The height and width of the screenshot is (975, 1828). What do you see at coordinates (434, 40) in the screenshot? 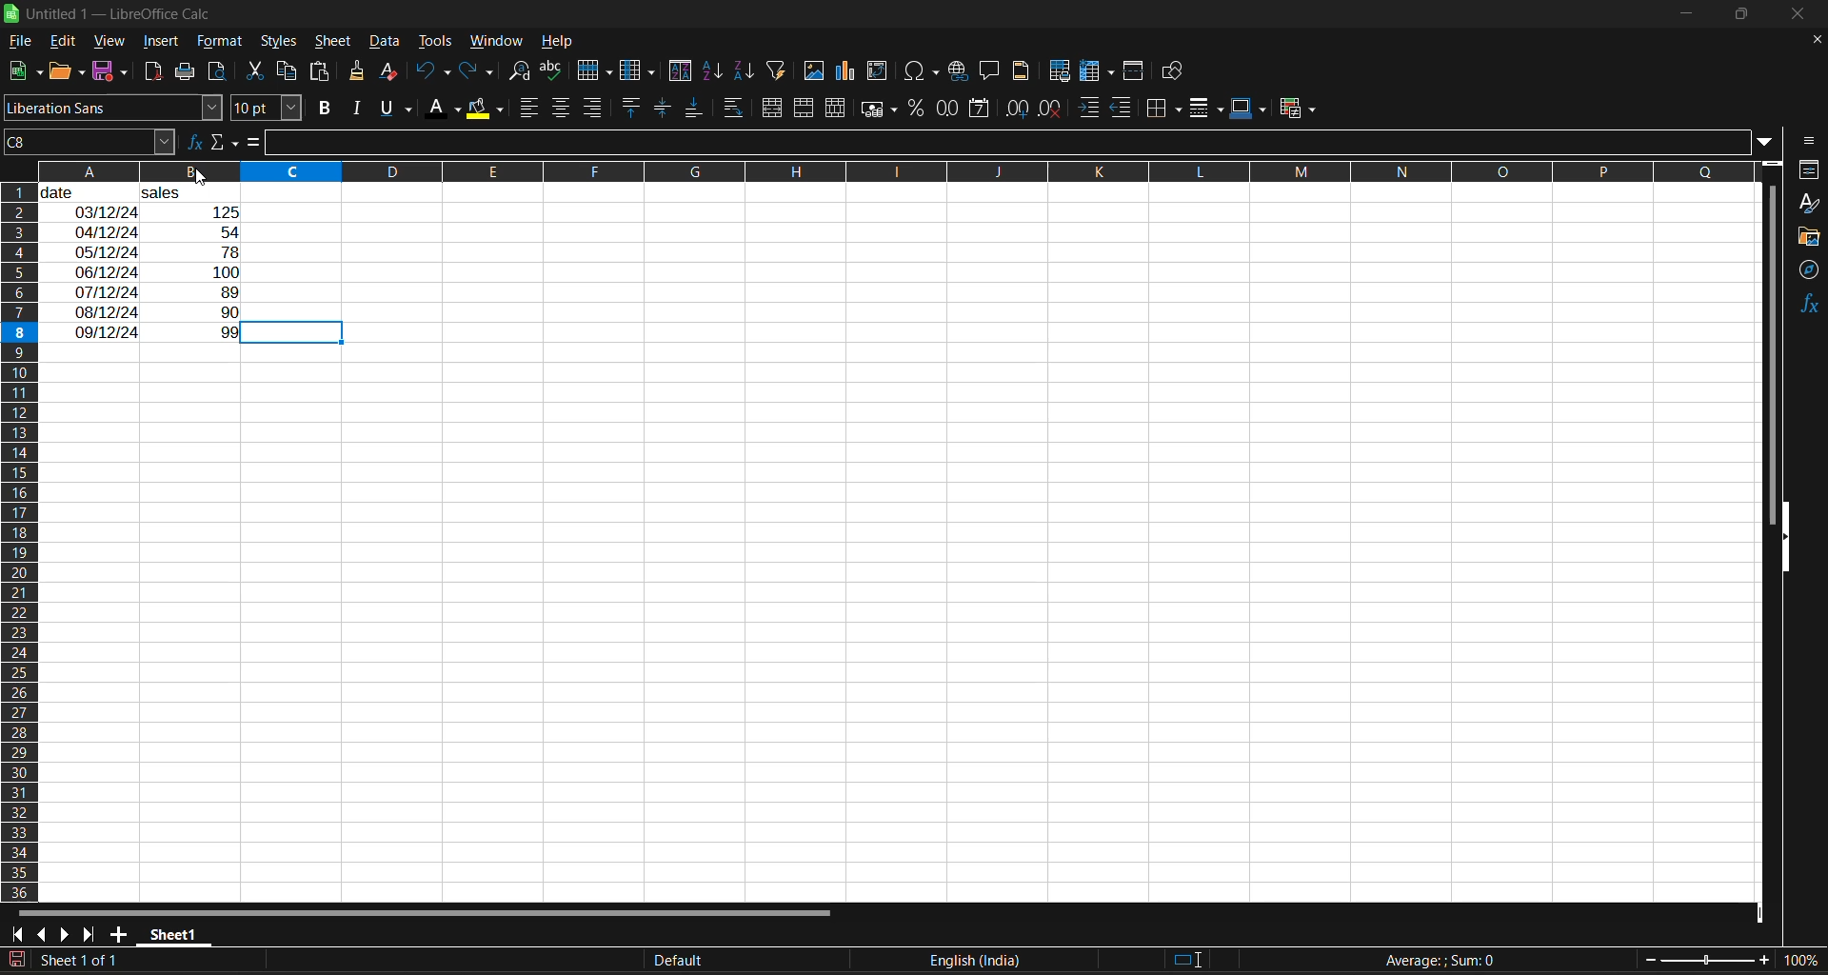
I see `tools` at bounding box center [434, 40].